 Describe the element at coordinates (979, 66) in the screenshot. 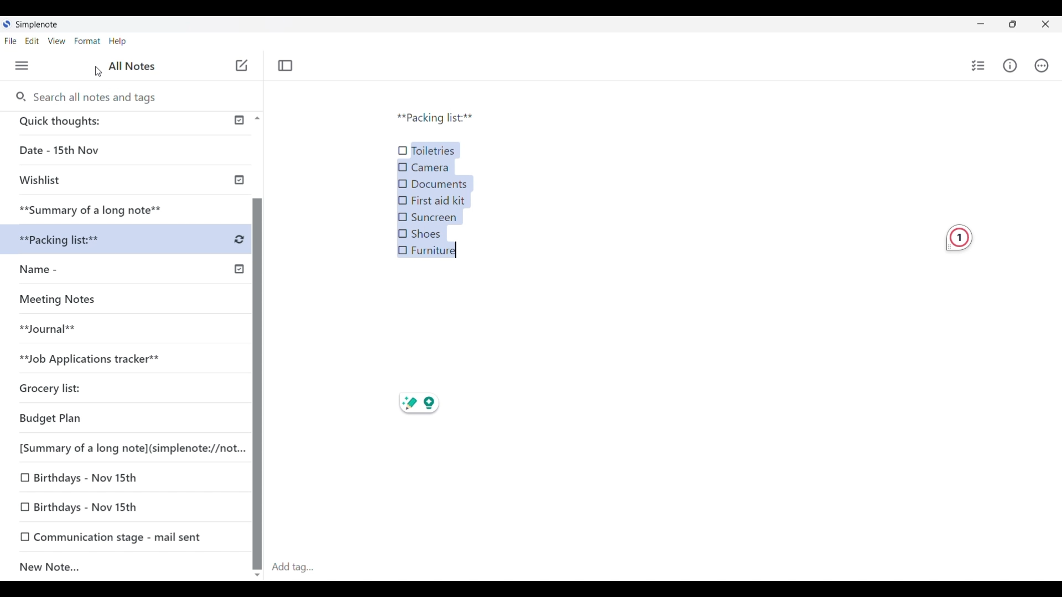

I see `Insert checklist` at that location.